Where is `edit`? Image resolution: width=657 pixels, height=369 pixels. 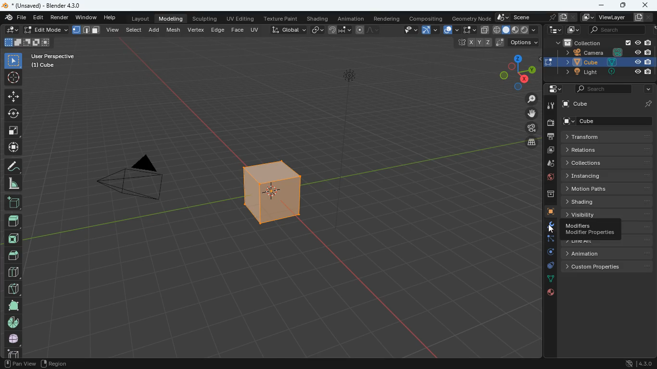 edit is located at coordinates (39, 18).